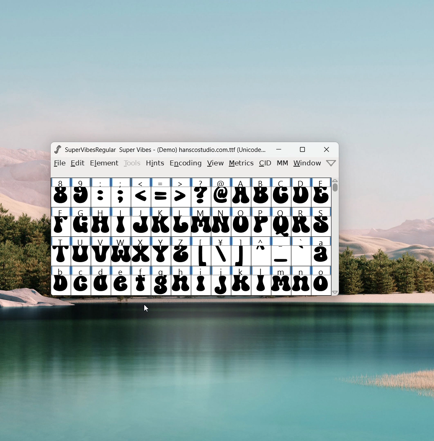  Describe the element at coordinates (242, 193) in the screenshot. I see `A` at that location.